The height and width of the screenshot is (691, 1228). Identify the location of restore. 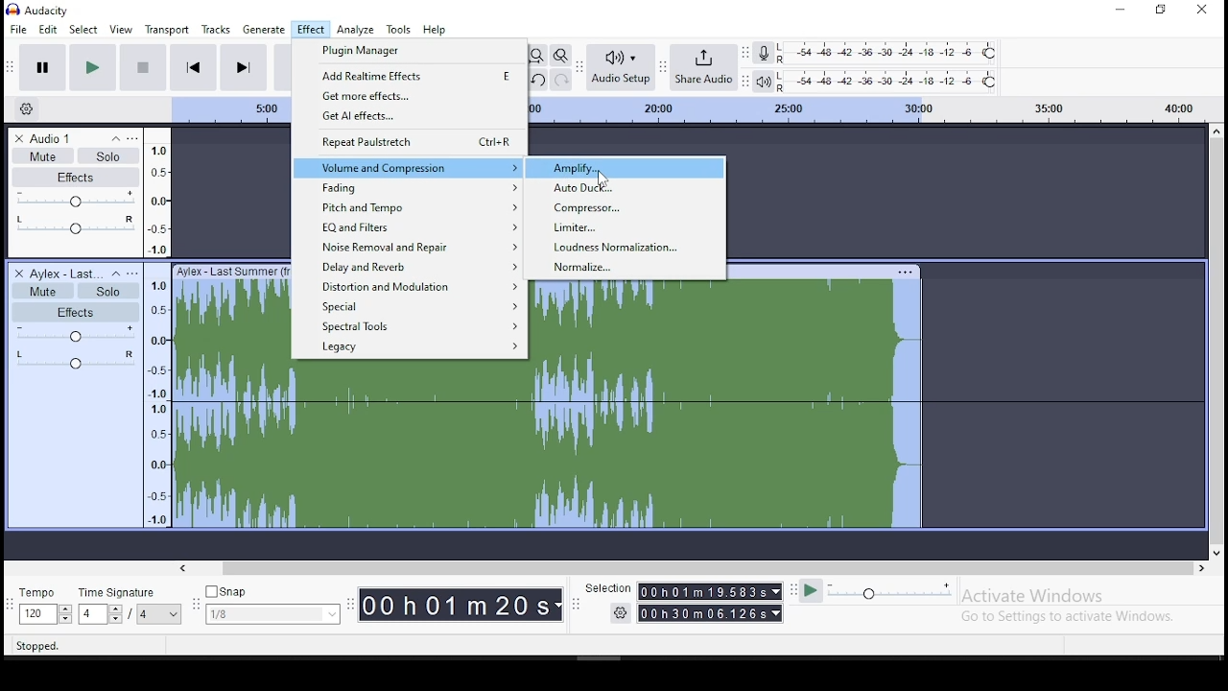
(1160, 11).